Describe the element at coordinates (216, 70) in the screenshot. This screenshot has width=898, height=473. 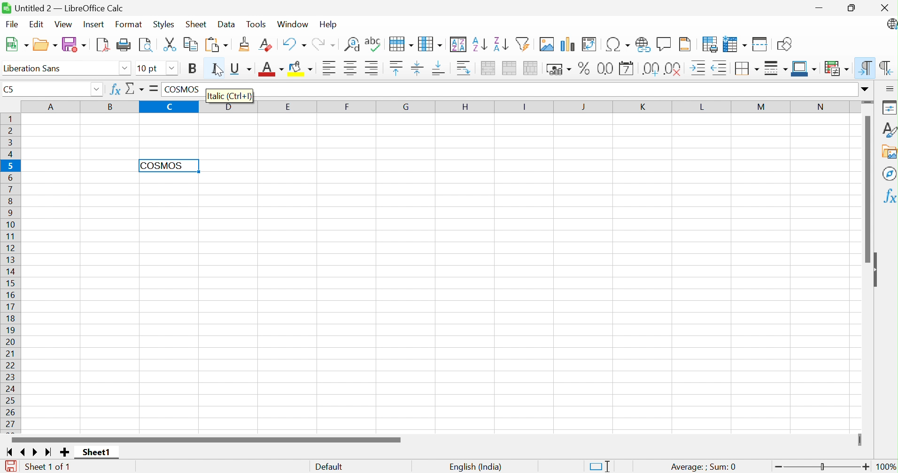
I see `Italic` at that location.